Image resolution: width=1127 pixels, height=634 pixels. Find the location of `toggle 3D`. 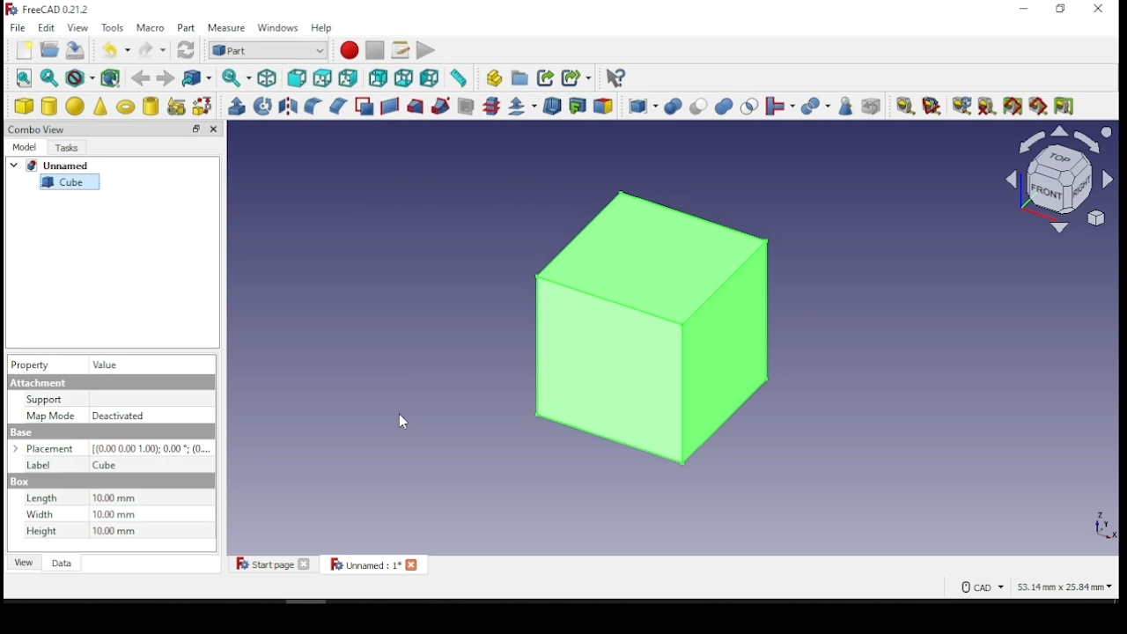

toggle 3D is located at coordinates (1040, 107).